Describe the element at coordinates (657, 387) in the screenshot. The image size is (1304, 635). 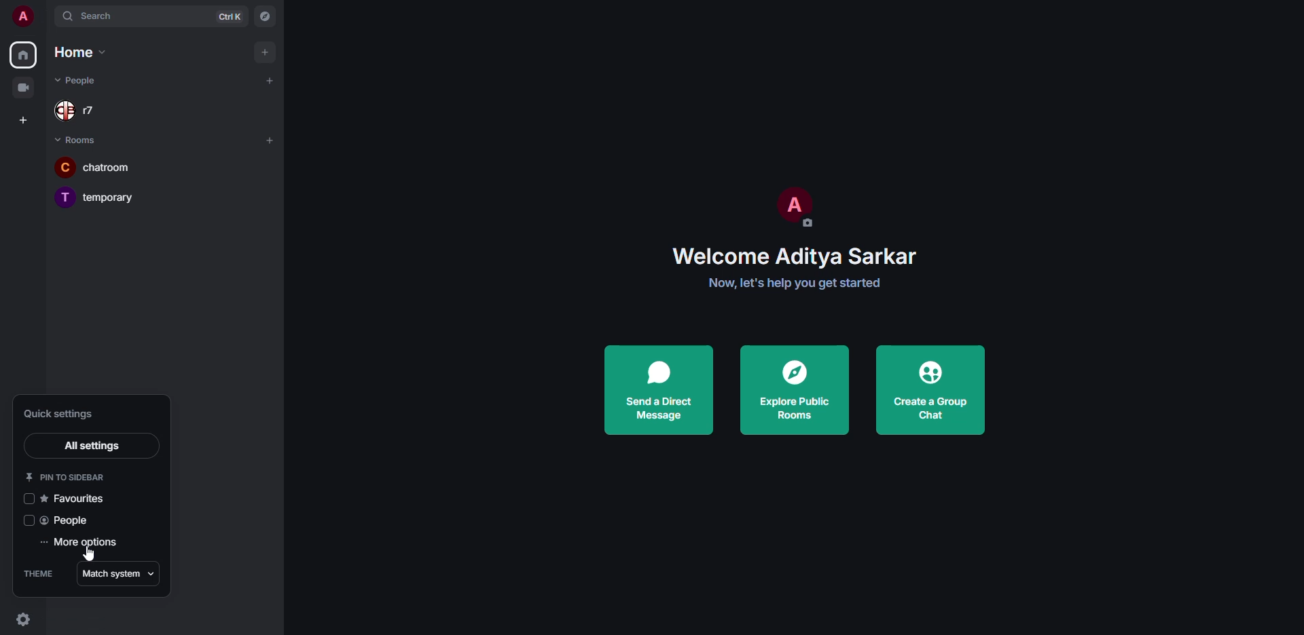
I see `send a direct message` at that location.